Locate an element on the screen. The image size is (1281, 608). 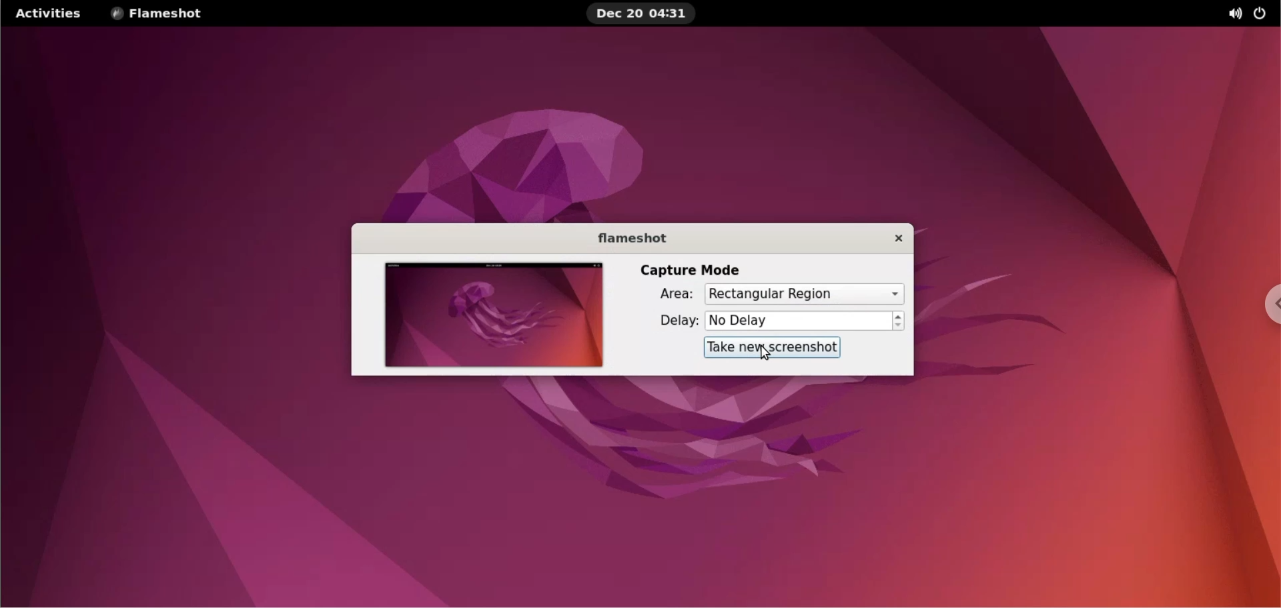
delay: is located at coordinates (678, 325).